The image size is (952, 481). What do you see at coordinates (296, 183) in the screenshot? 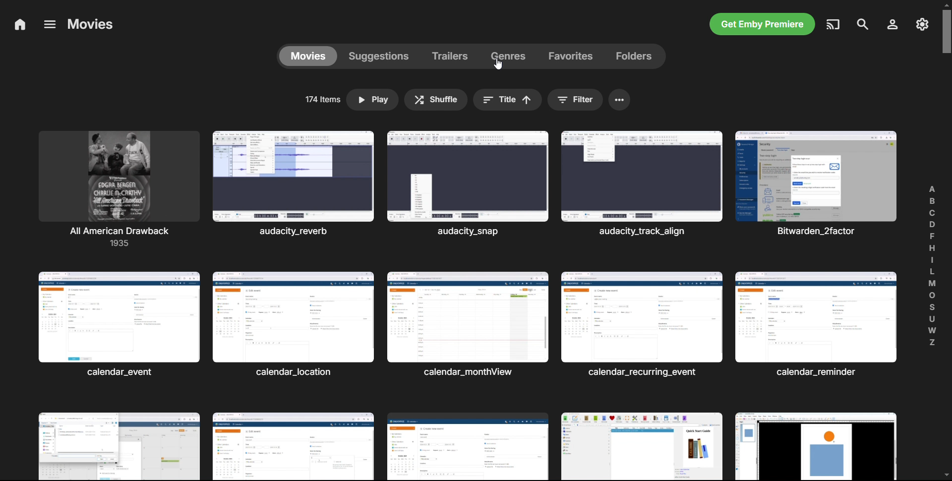
I see `audacity_reverb` at bounding box center [296, 183].